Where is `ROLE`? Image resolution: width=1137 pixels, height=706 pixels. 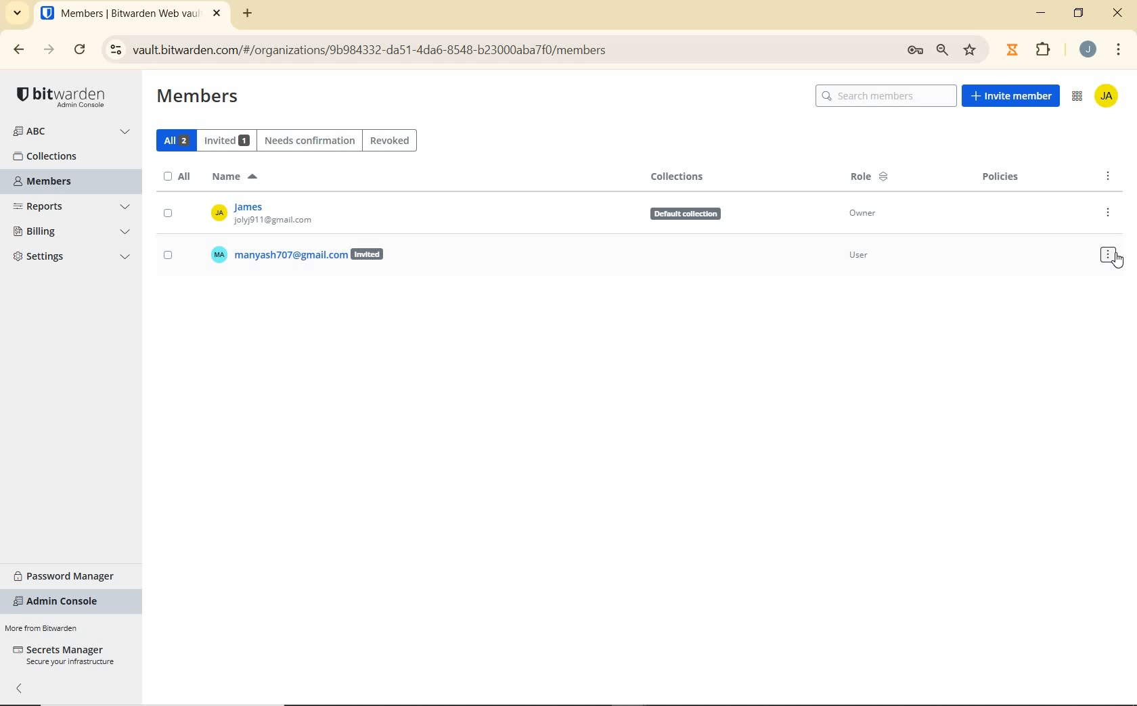 ROLE is located at coordinates (870, 179).